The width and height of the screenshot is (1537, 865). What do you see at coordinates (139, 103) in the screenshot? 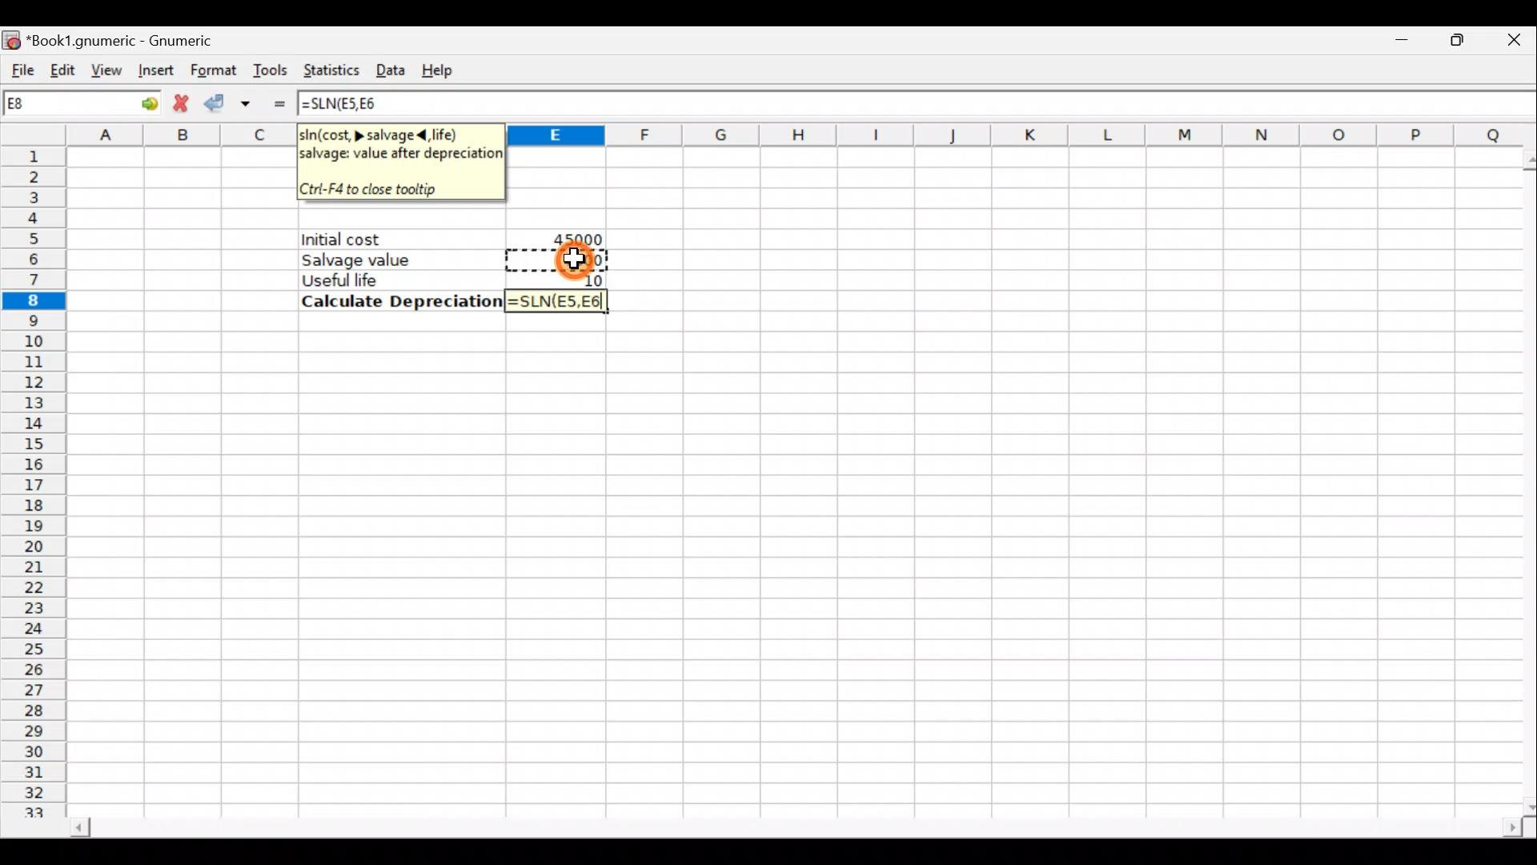
I see `go to` at bounding box center [139, 103].